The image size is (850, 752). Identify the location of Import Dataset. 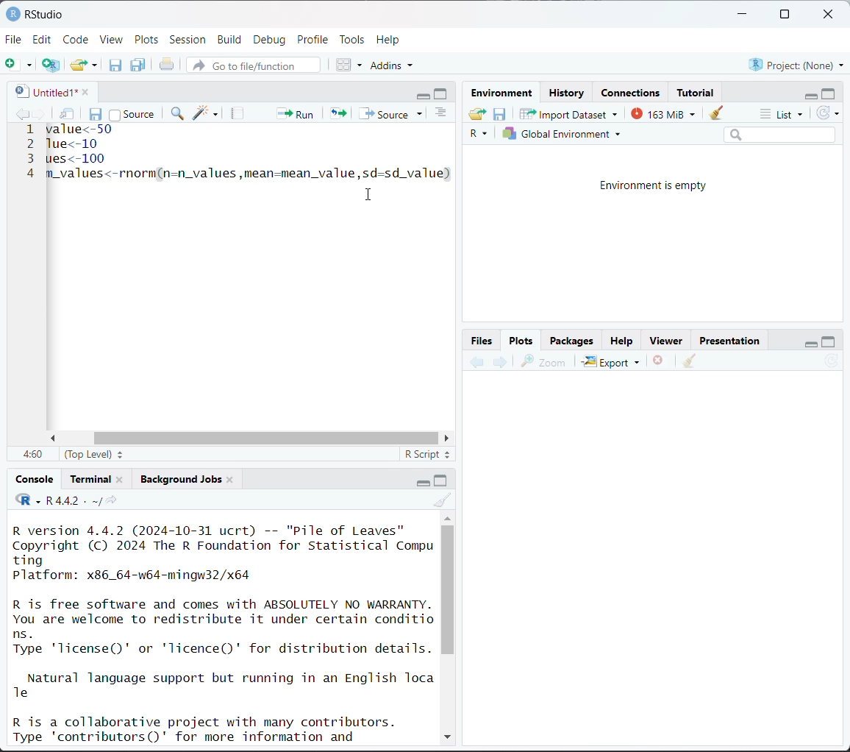
(569, 113).